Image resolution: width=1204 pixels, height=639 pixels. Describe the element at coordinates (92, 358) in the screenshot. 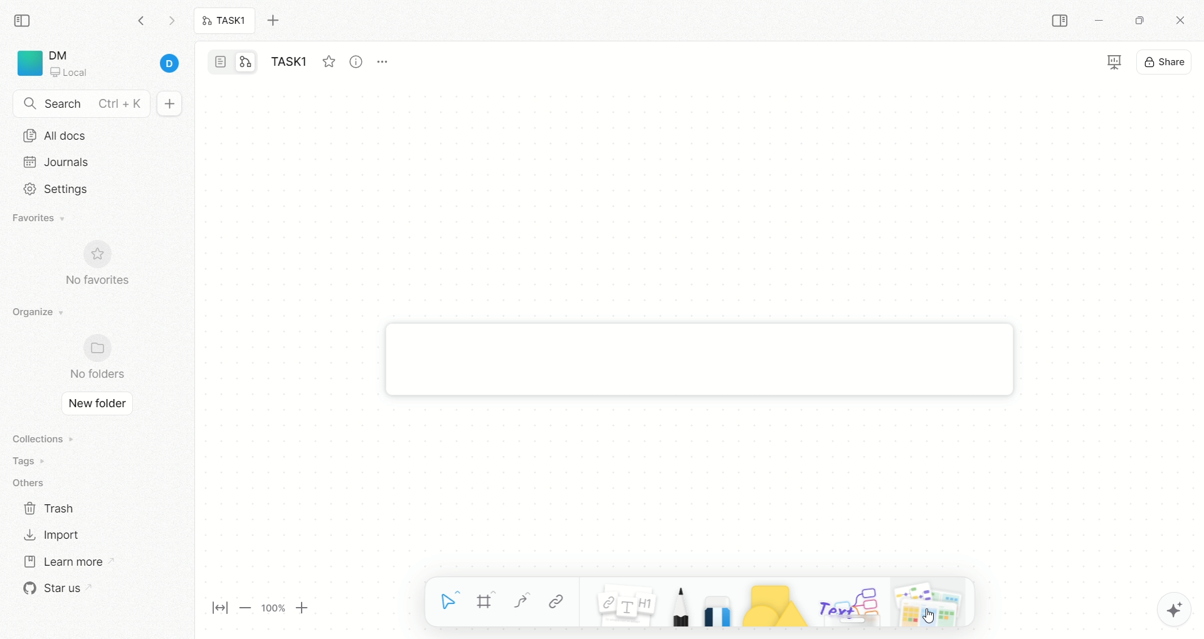

I see `no folder` at that location.